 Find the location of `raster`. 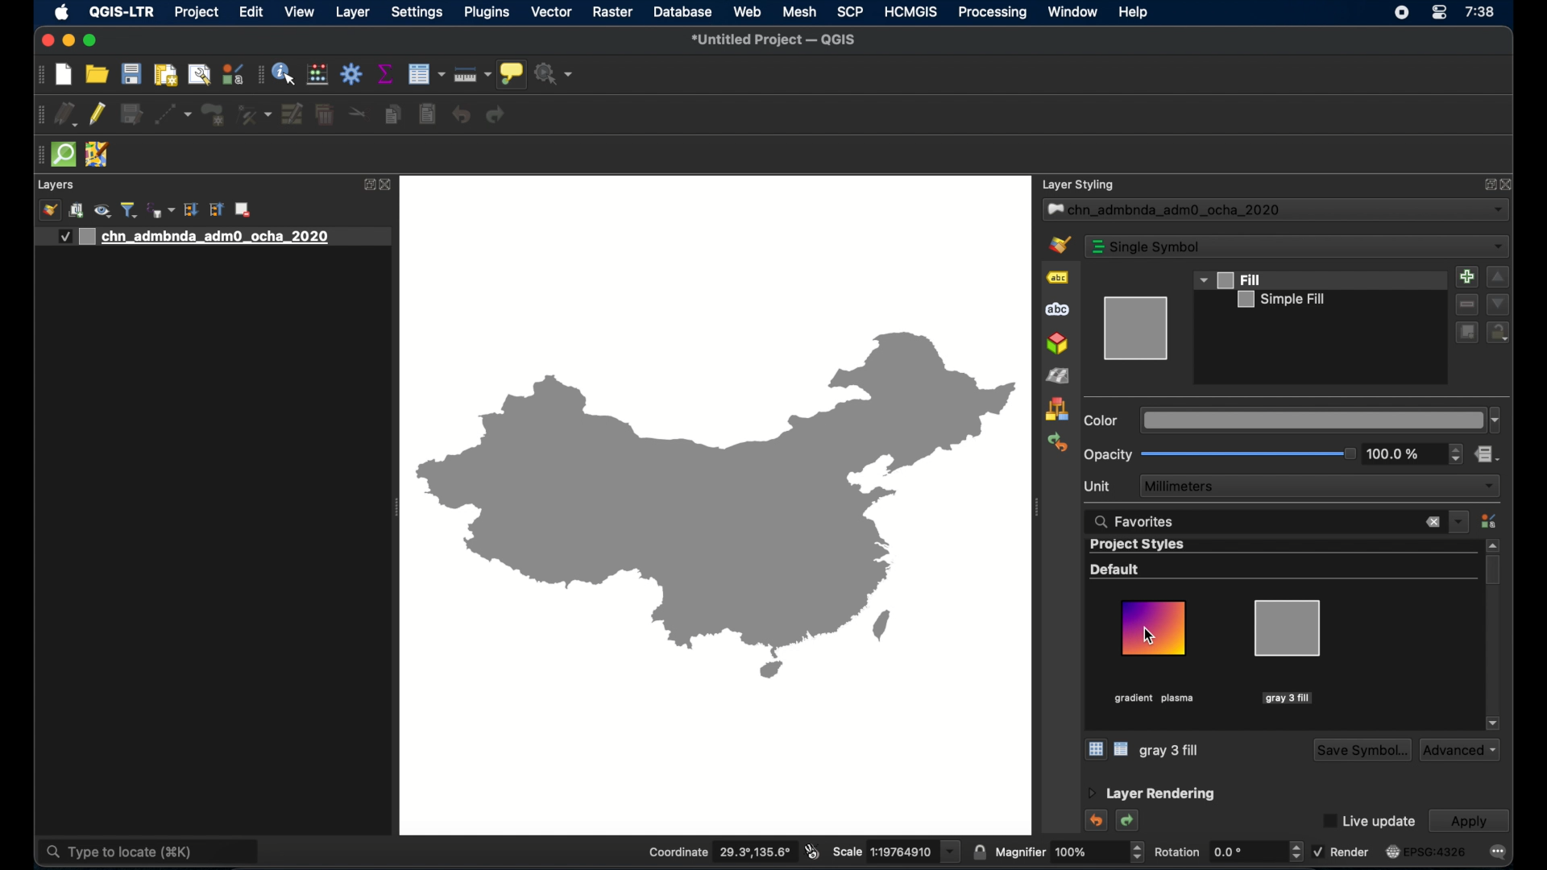

raster is located at coordinates (613, 12).